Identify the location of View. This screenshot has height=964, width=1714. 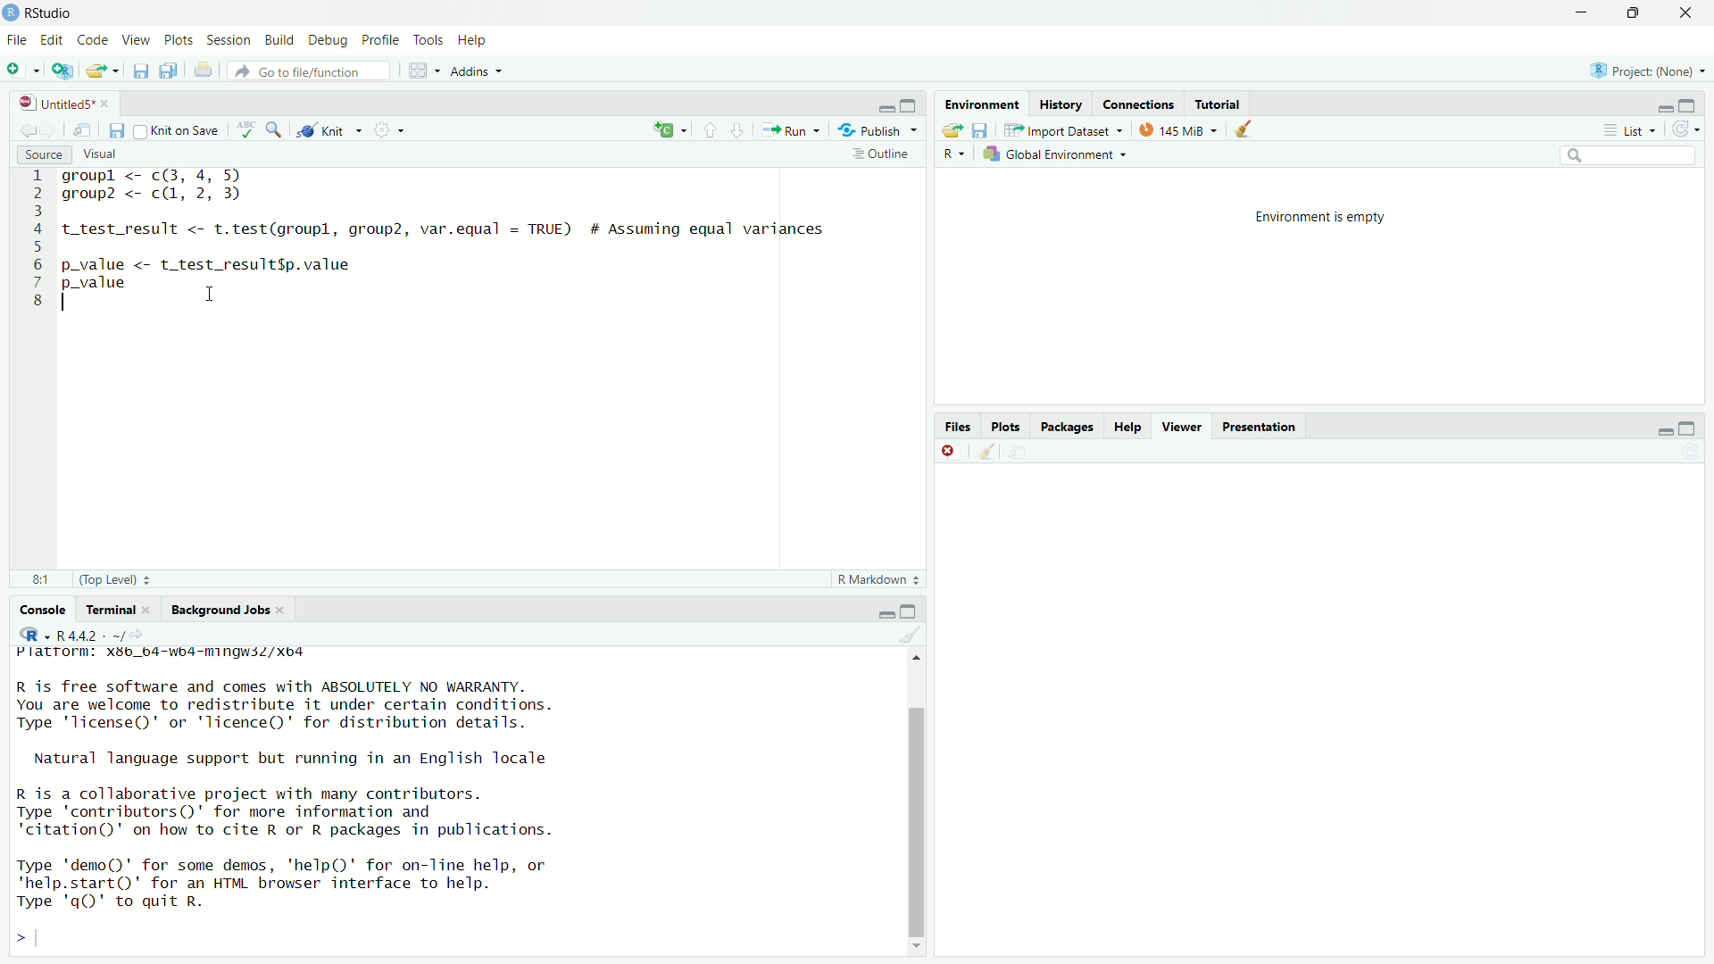
(135, 36).